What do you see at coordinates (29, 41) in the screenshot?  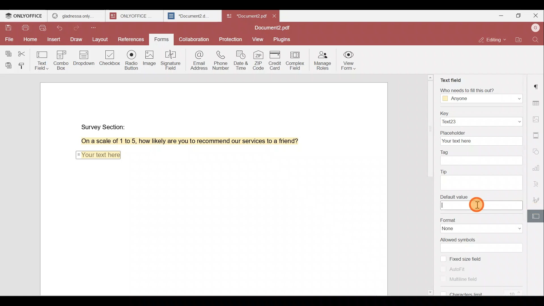 I see `Home` at bounding box center [29, 41].